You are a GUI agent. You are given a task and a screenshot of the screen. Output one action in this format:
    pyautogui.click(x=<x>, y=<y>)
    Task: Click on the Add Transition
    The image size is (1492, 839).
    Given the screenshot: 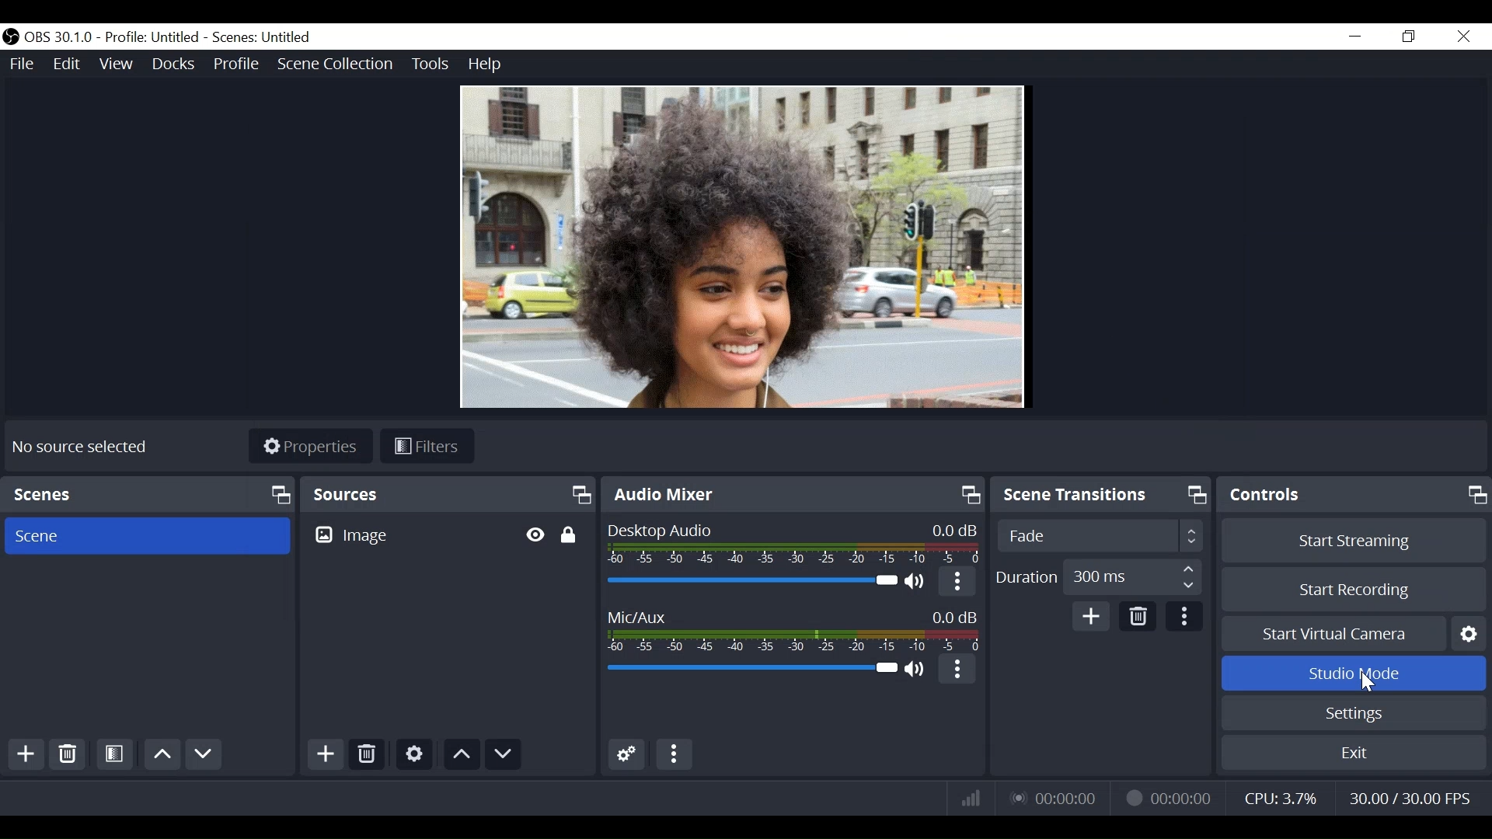 What is the action you would take?
    pyautogui.click(x=1093, y=618)
    